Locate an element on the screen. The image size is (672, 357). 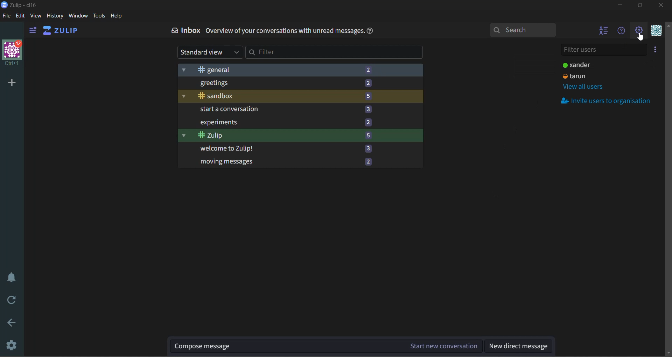
enable do not disturb is located at coordinates (11, 277).